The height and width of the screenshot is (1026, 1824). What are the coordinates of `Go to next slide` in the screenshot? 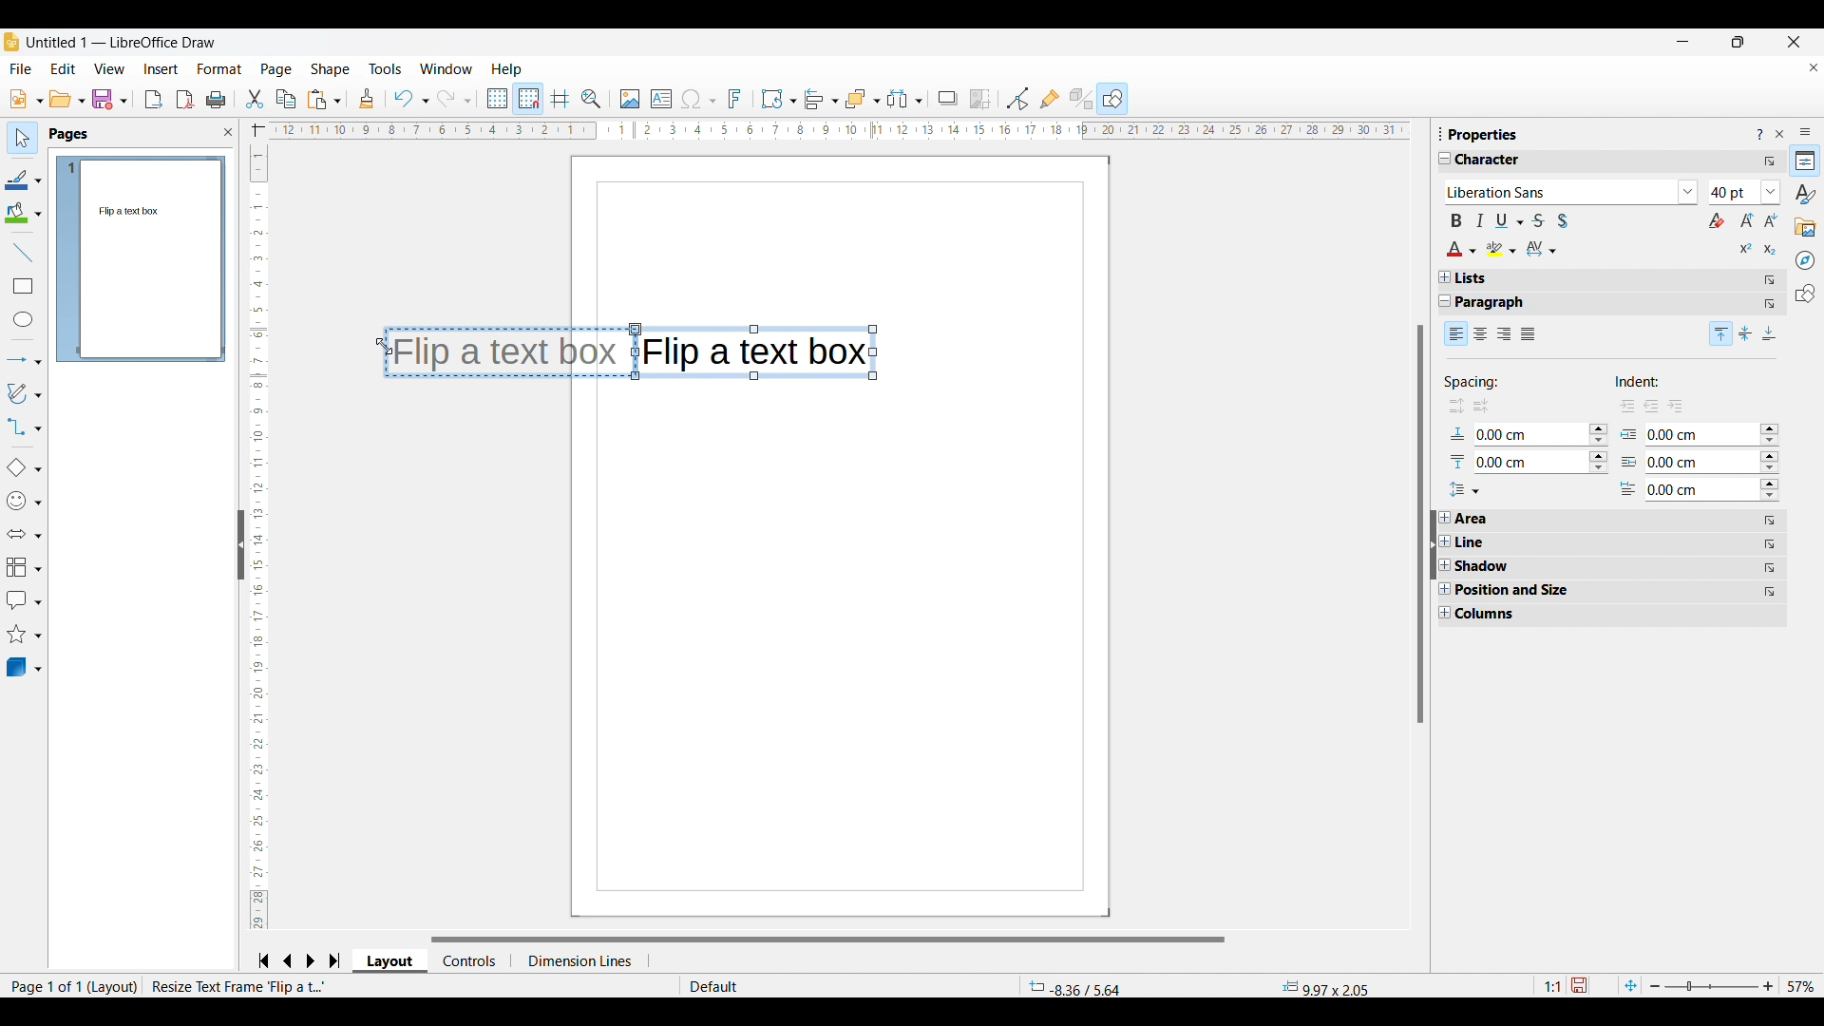 It's located at (310, 960).